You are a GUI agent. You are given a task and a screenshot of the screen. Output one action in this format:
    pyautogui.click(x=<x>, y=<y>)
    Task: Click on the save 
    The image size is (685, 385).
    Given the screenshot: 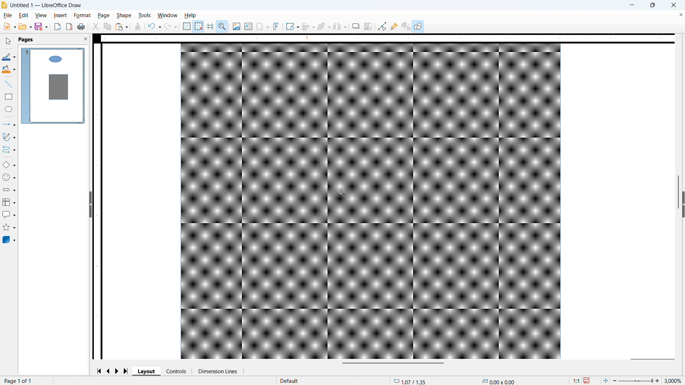 What is the action you would take?
    pyautogui.click(x=41, y=27)
    